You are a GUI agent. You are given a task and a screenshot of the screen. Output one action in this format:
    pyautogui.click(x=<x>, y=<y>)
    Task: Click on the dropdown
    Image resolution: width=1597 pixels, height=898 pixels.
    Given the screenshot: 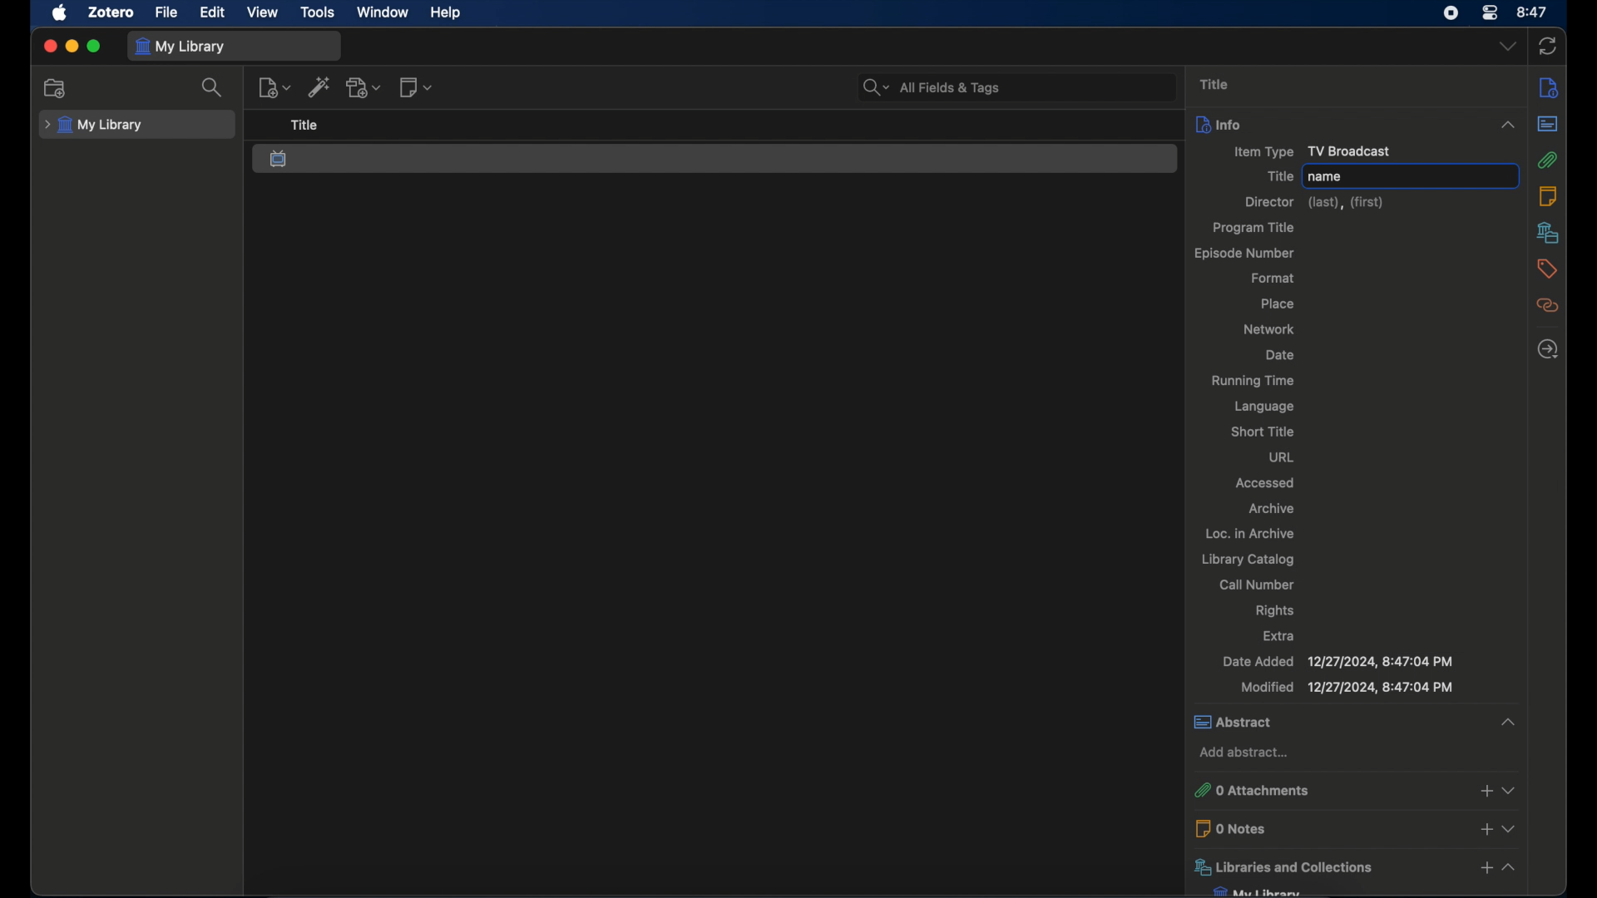 What is the action you would take?
    pyautogui.click(x=1509, y=790)
    